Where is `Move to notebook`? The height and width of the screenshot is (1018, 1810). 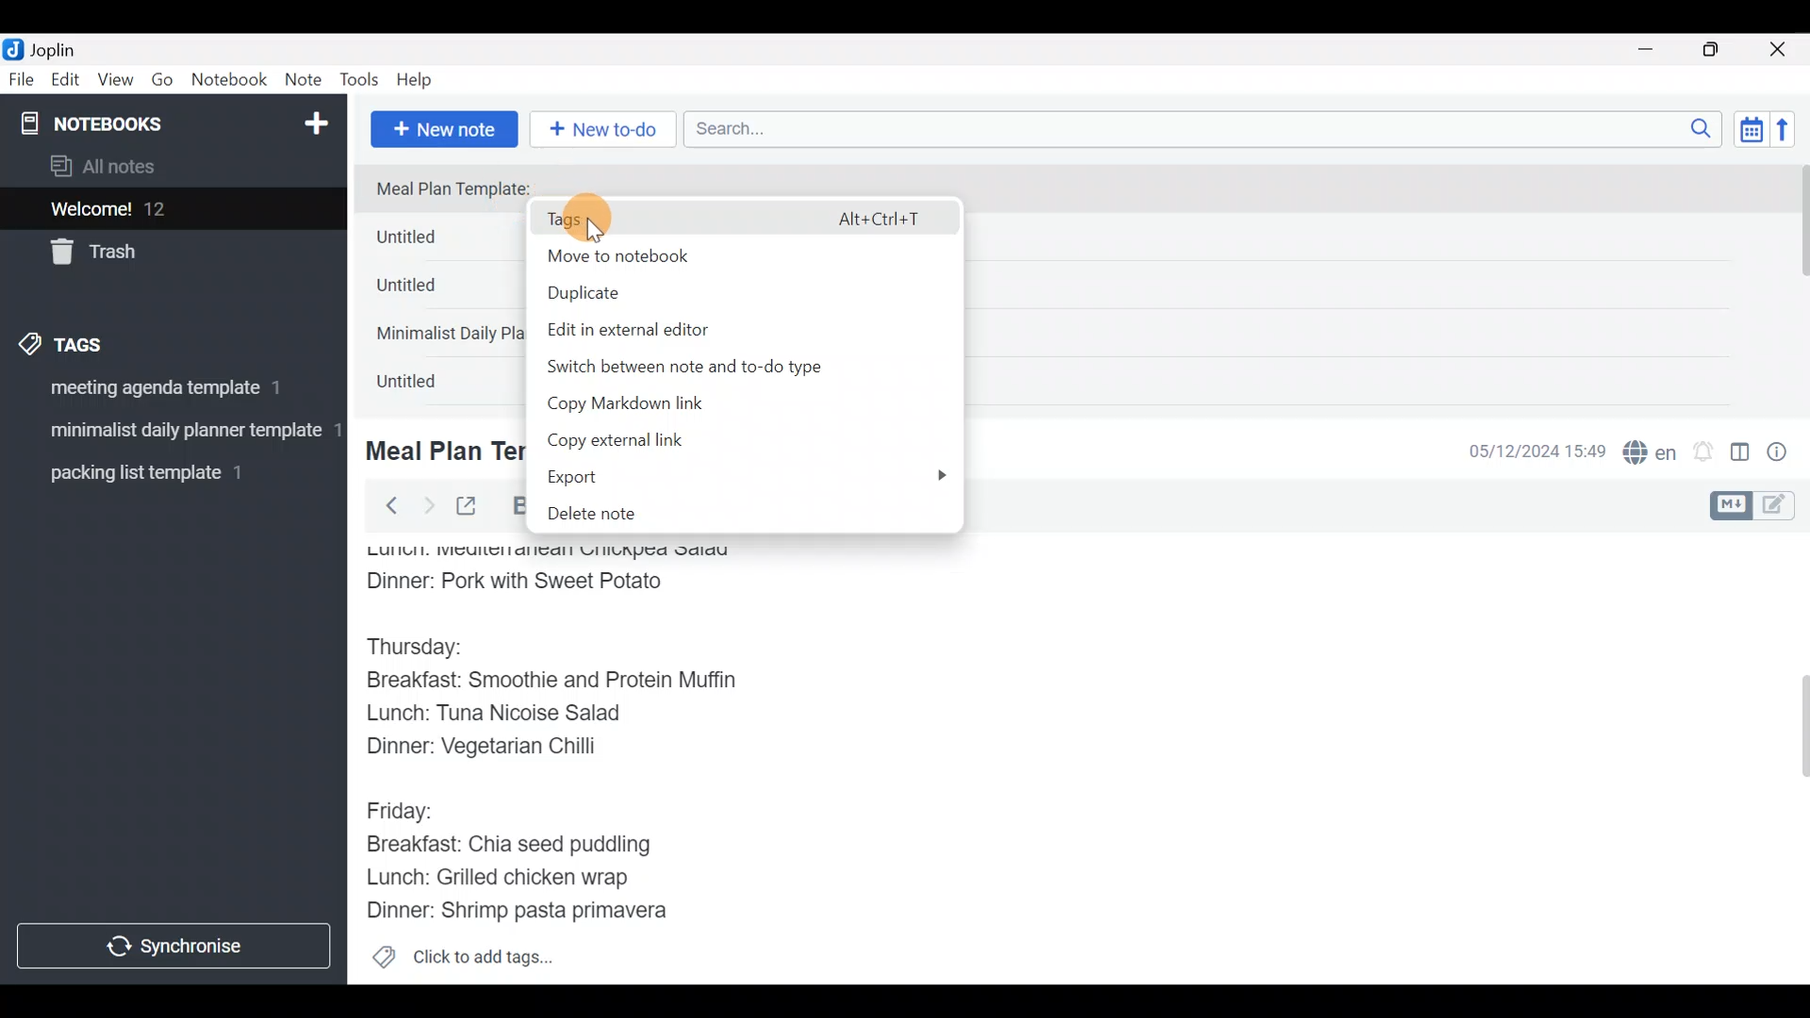
Move to notebook is located at coordinates (726, 254).